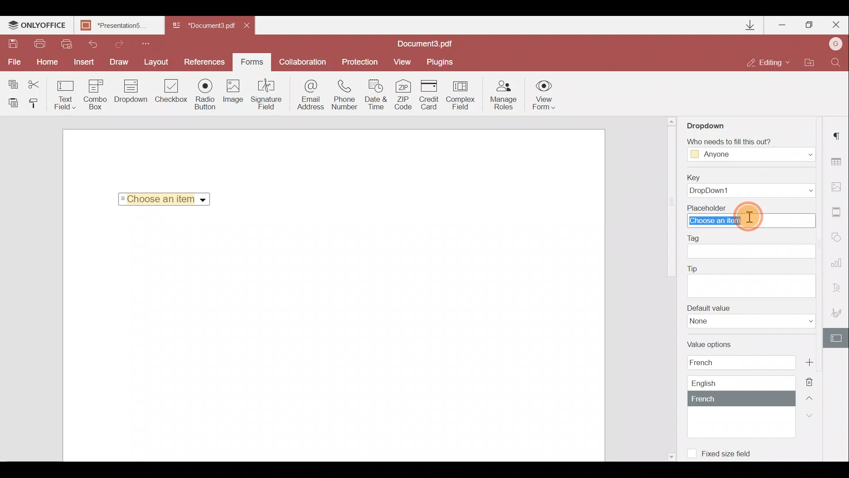 Image resolution: width=849 pixels, height=478 pixels. I want to click on References, so click(206, 61).